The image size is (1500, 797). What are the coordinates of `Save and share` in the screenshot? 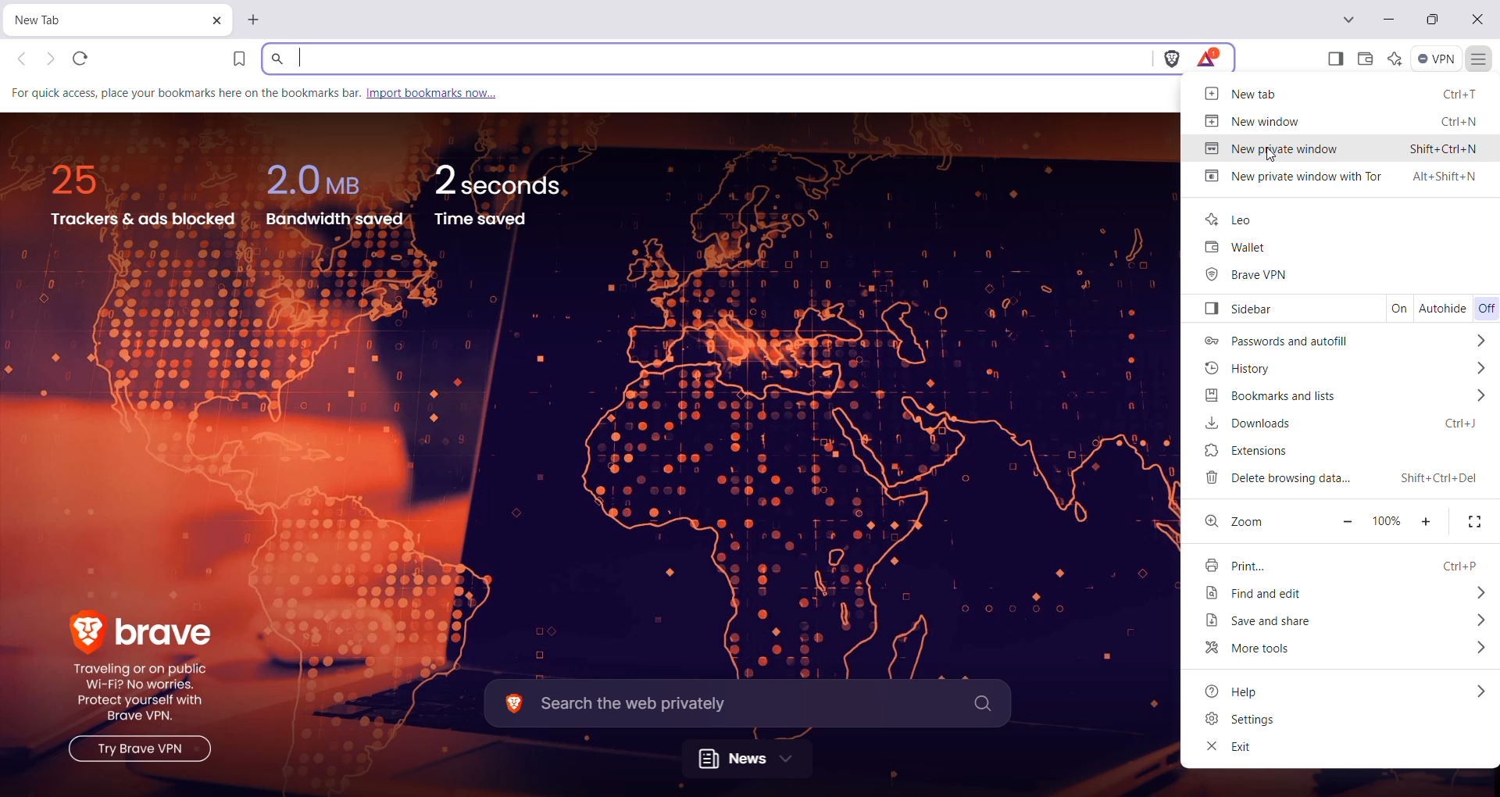 It's located at (1277, 621).